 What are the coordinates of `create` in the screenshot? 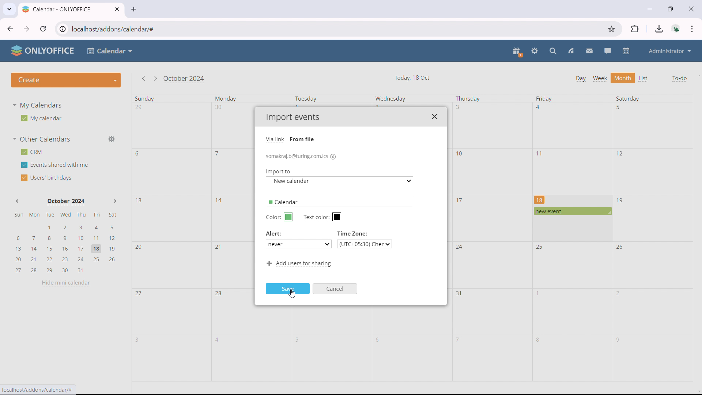 It's located at (66, 80).